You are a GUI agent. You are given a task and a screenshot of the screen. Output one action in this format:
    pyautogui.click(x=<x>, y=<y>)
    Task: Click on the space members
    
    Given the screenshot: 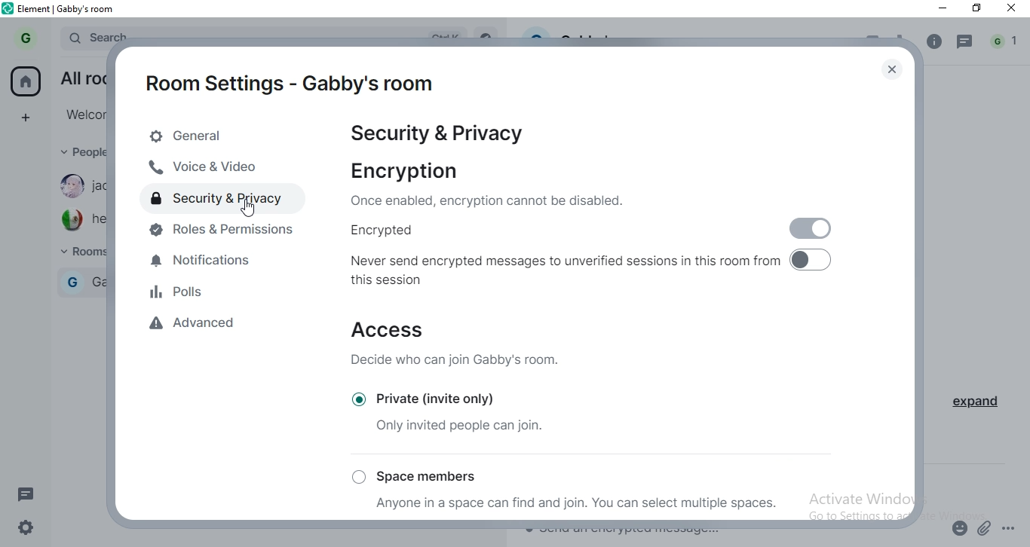 What is the action you would take?
    pyautogui.click(x=419, y=476)
    